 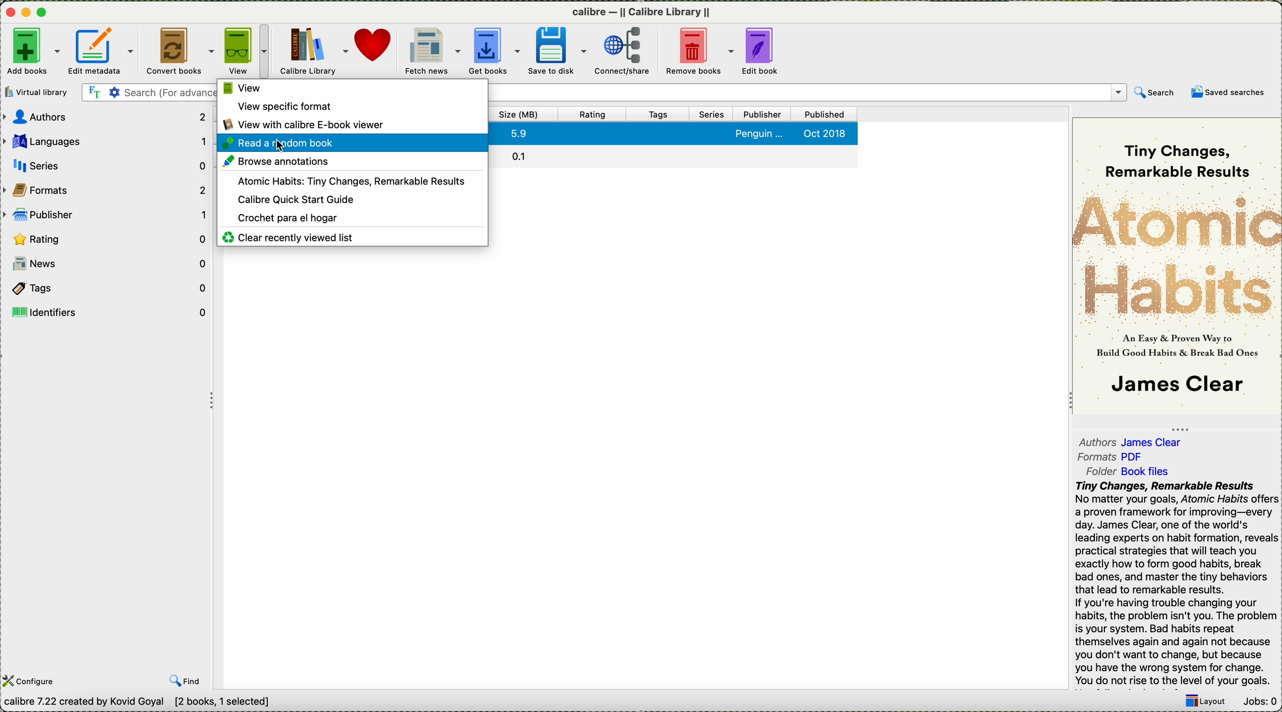 I want to click on rating, so click(x=594, y=115).